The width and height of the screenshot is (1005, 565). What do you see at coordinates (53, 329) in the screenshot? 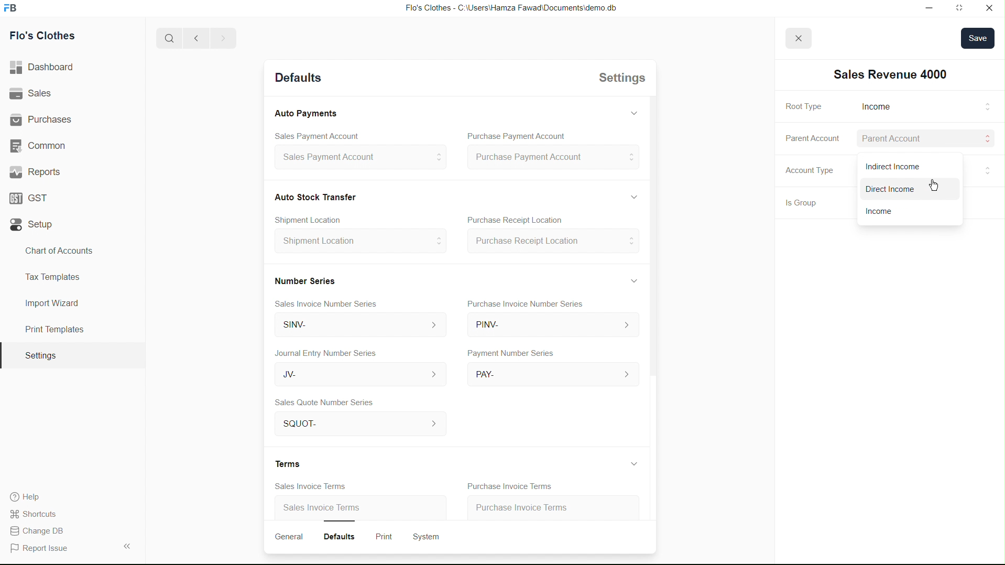
I see `Print Templates` at bounding box center [53, 329].